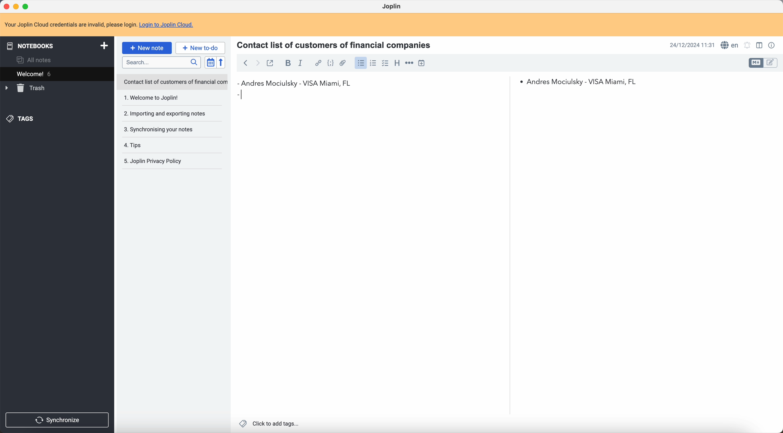  Describe the element at coordinates (258, 63) in the screenshot. I see `foward` at that location.